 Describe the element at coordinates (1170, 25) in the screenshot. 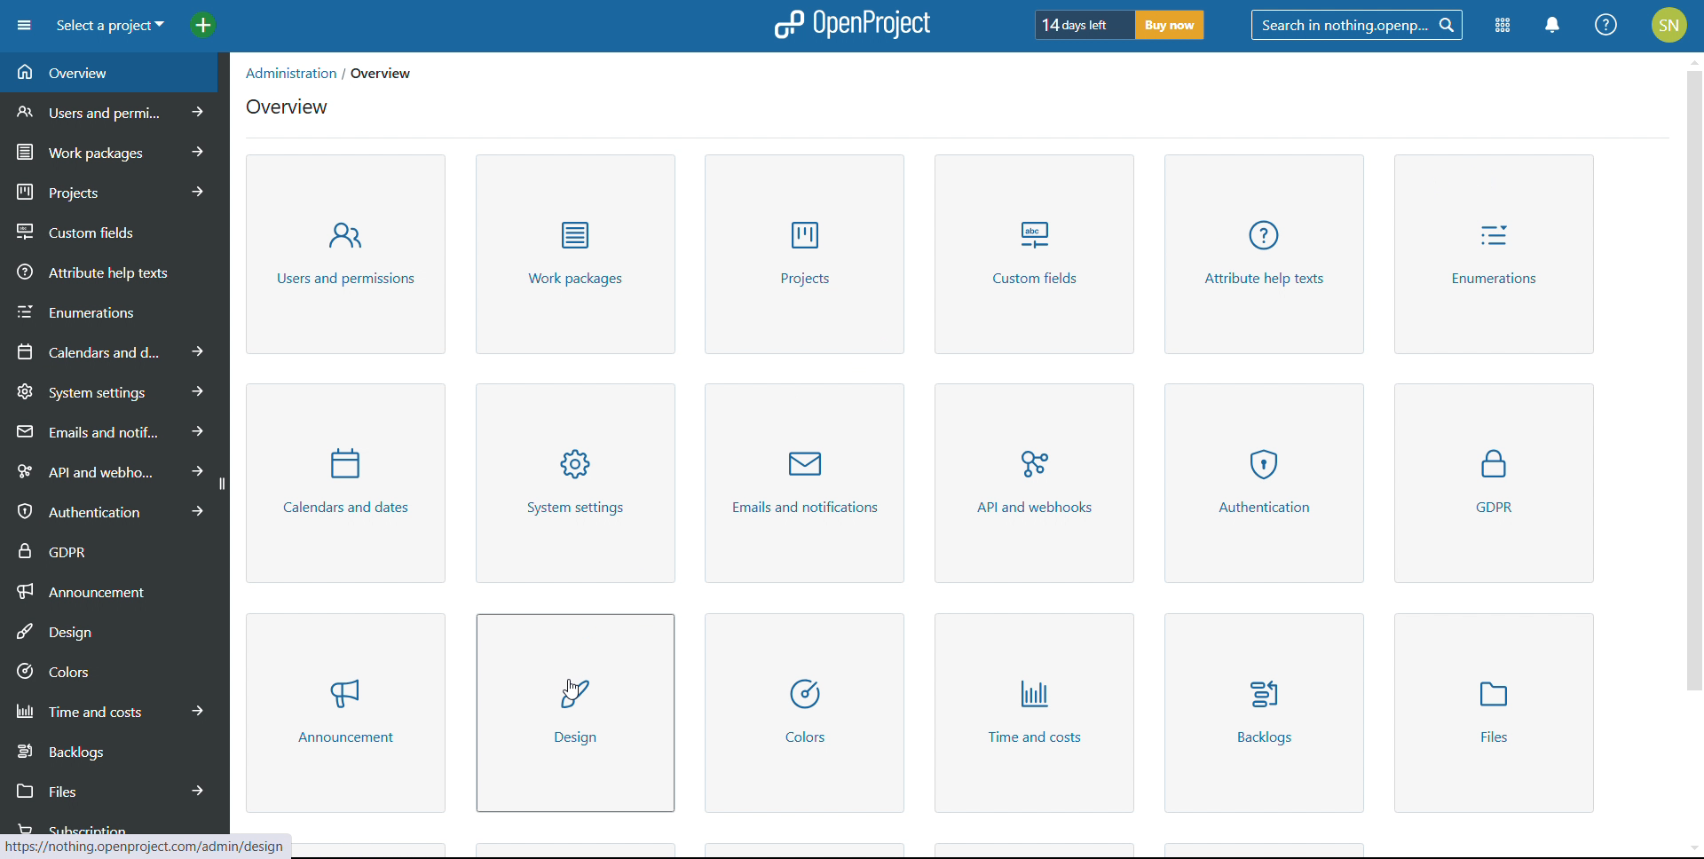

I see `buy now` at that location.